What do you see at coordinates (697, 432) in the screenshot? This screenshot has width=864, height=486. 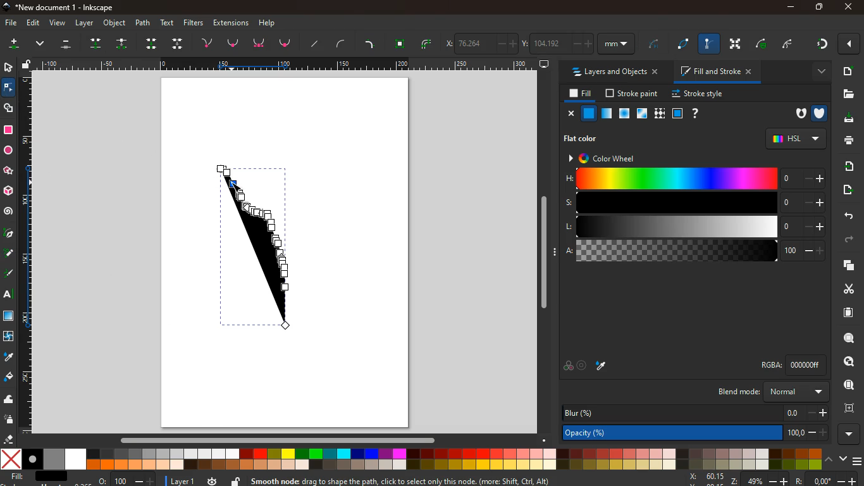 I see `opacity` at bounding box center [697, 432].